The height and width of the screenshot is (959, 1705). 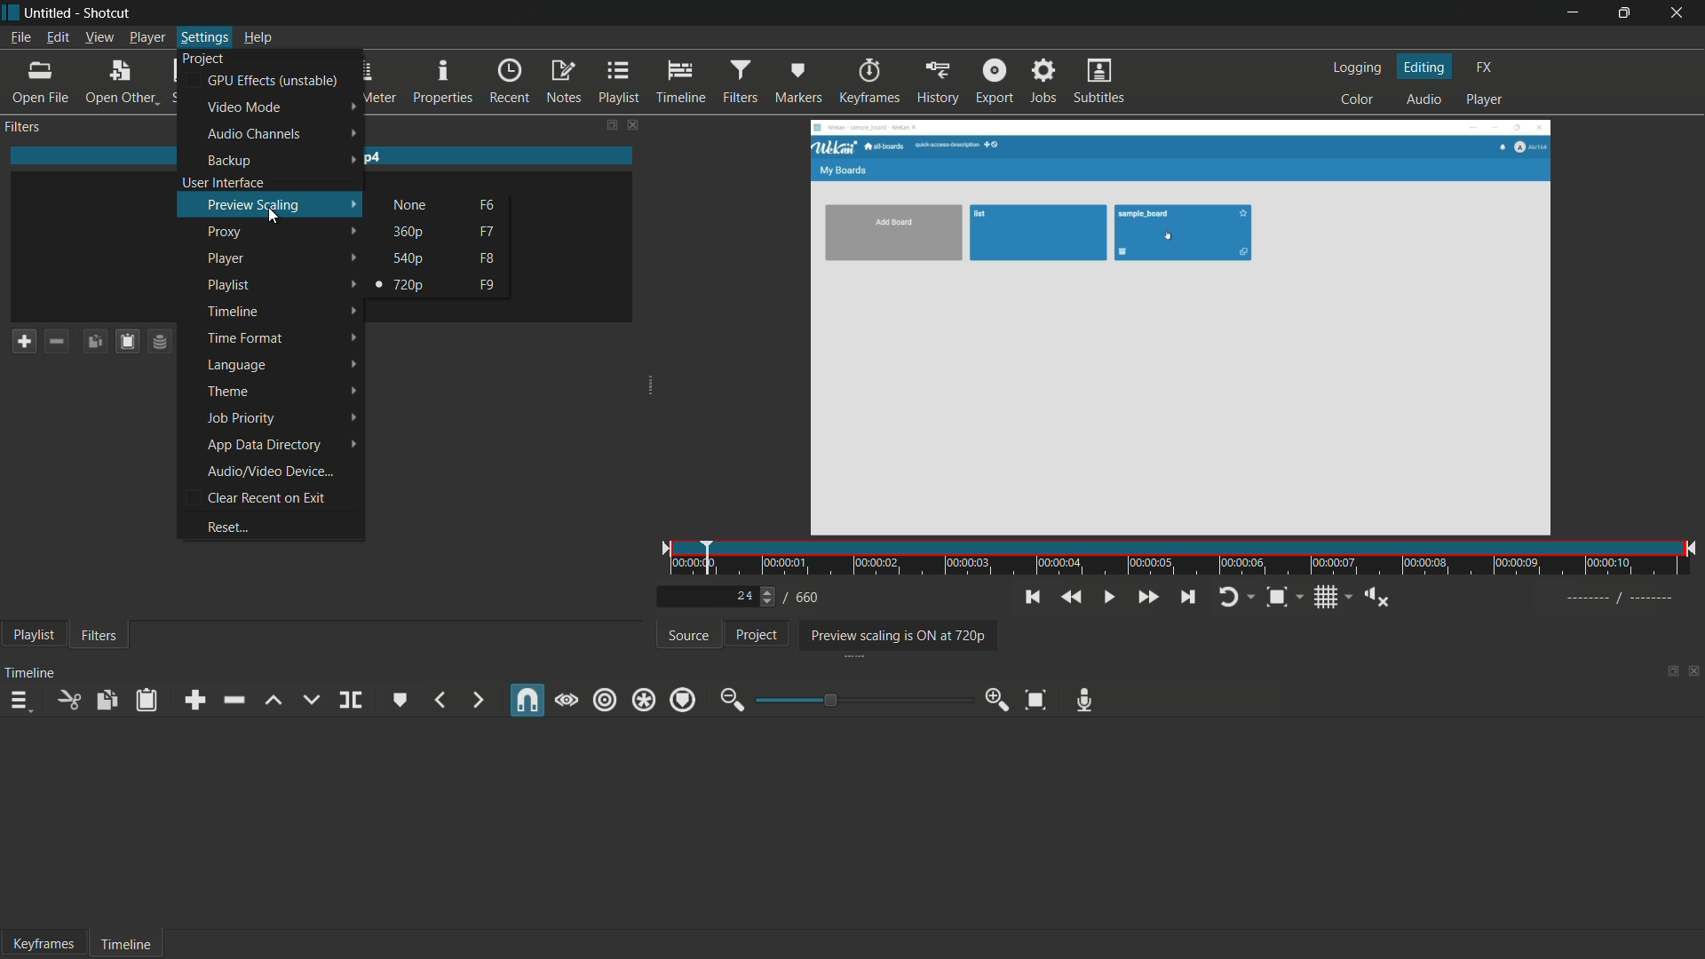 I want to click on theme, so click(x=230, y=390).